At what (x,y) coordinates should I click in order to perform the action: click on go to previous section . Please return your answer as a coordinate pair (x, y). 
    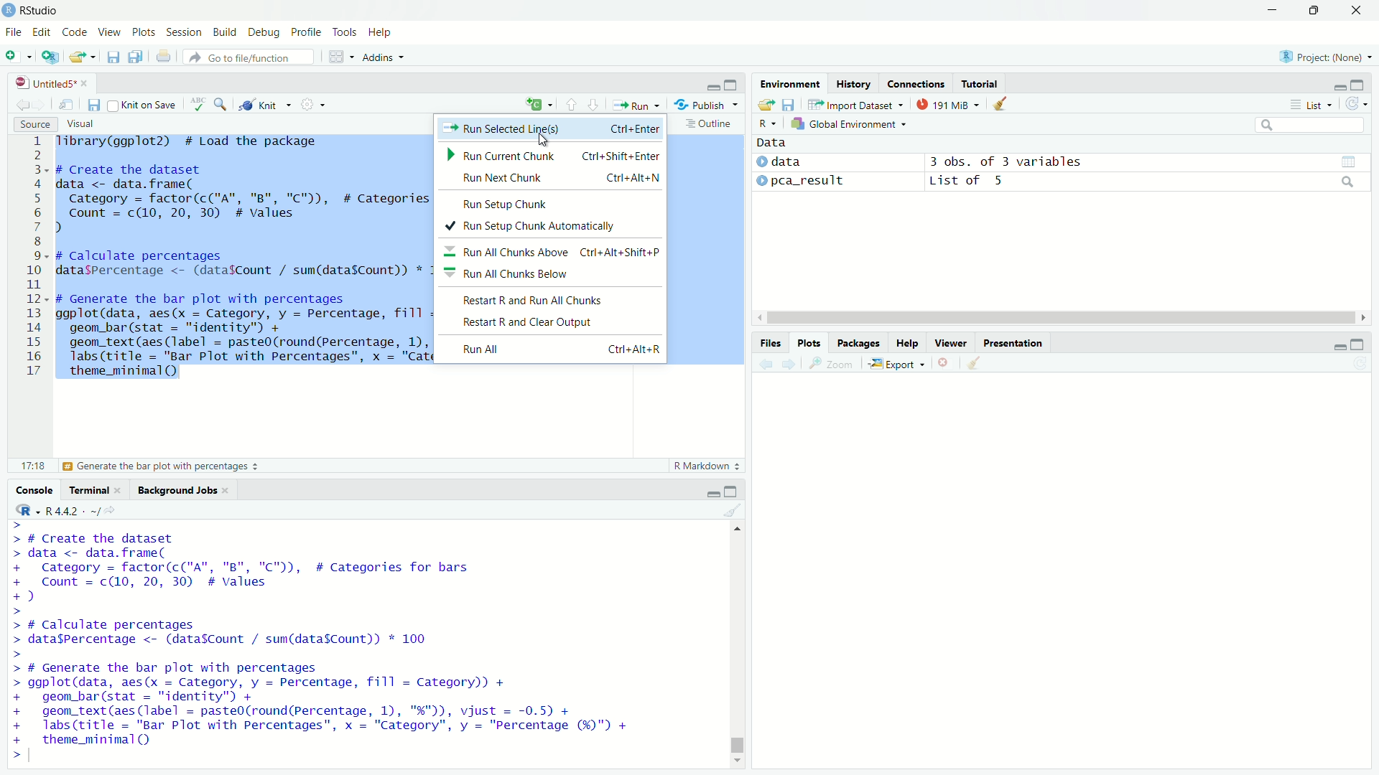
    Looking at the image, I should click on (572, 105).